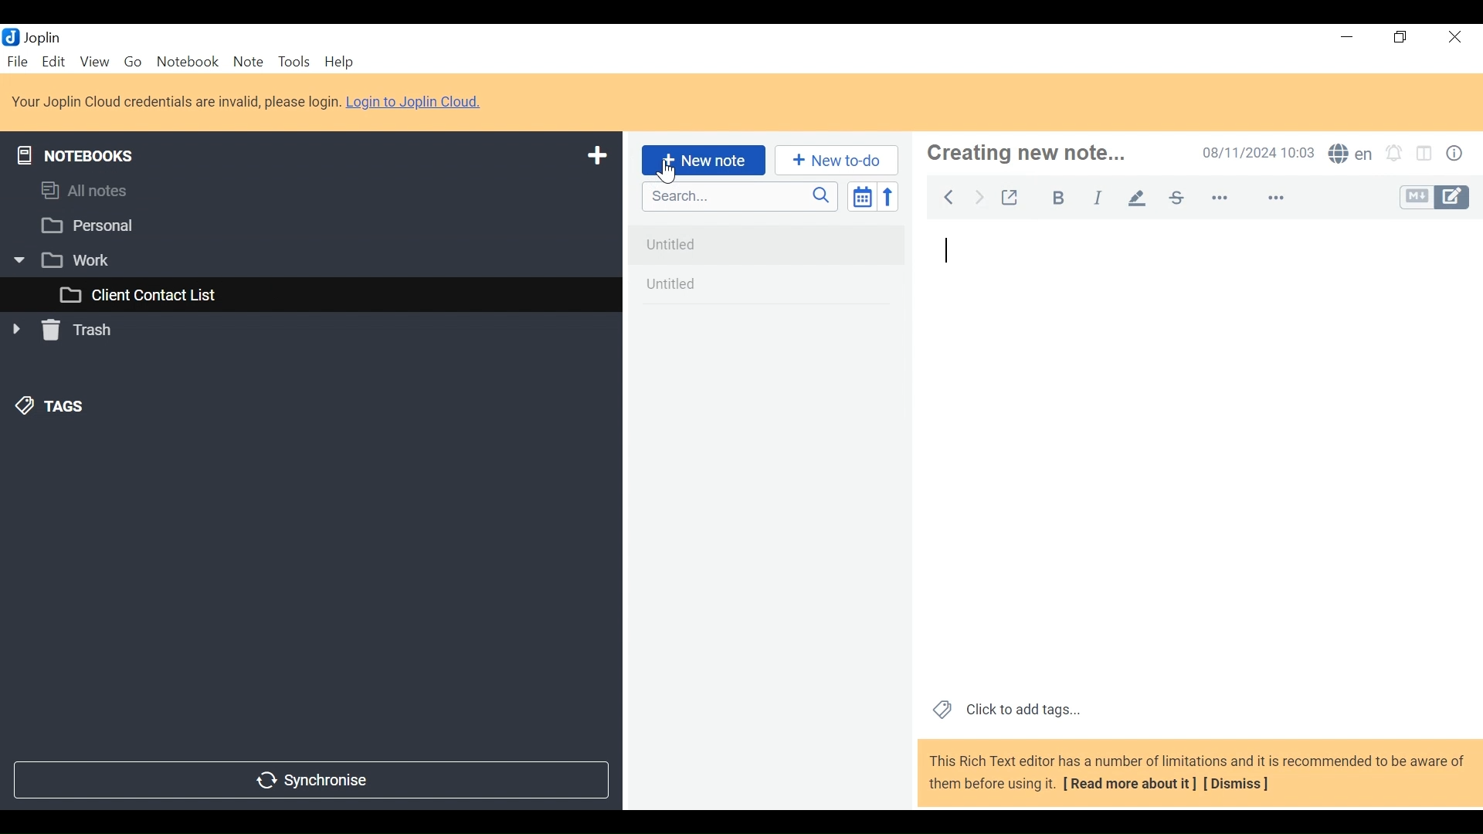  Describe the element at coordinates (1350, 153) in the screenshot. I see `Spell checker` at that location.